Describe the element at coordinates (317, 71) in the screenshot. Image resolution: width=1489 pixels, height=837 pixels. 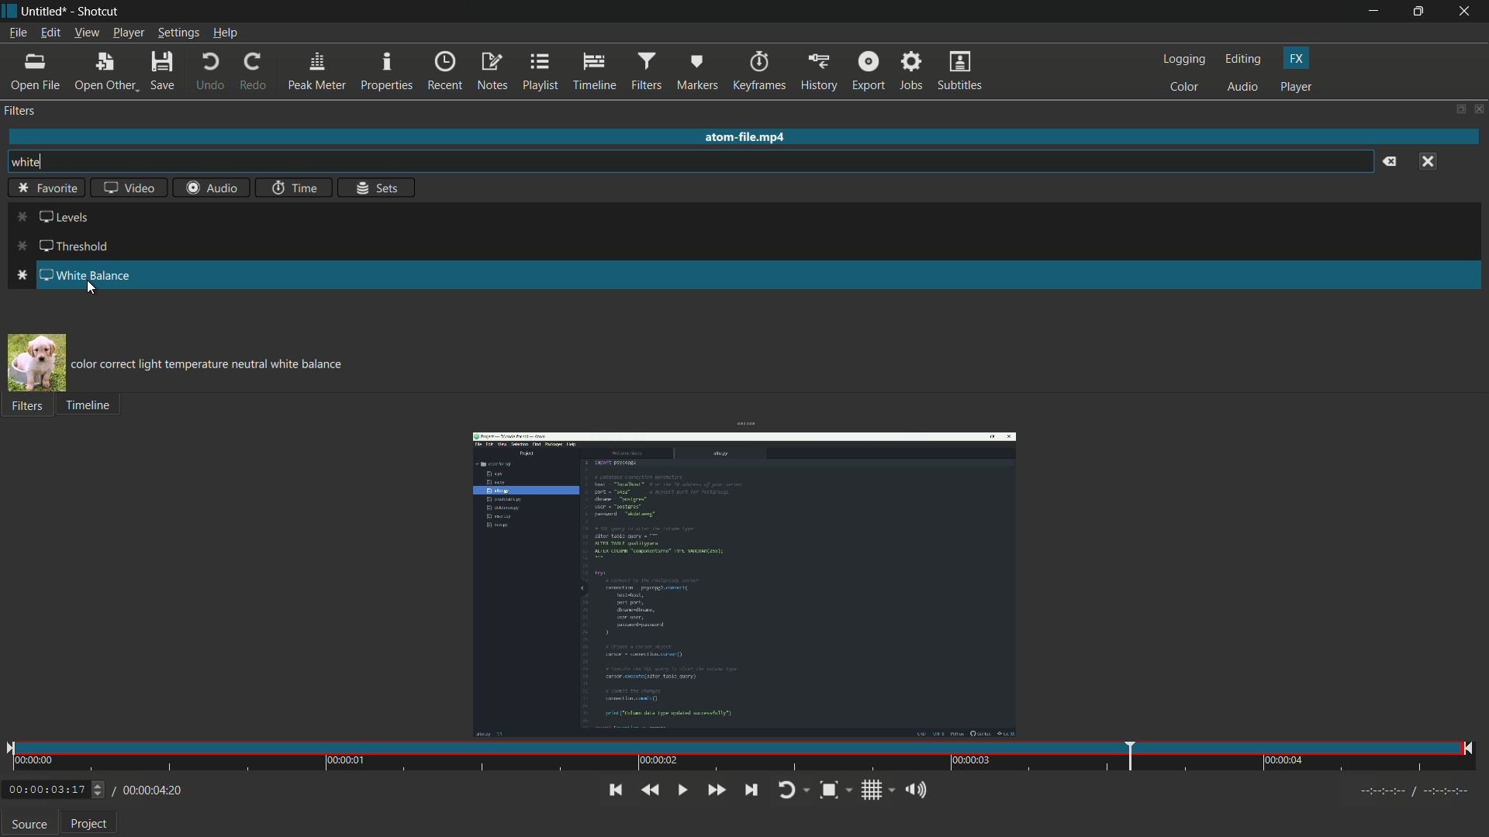
I see `peak meter` at that location.